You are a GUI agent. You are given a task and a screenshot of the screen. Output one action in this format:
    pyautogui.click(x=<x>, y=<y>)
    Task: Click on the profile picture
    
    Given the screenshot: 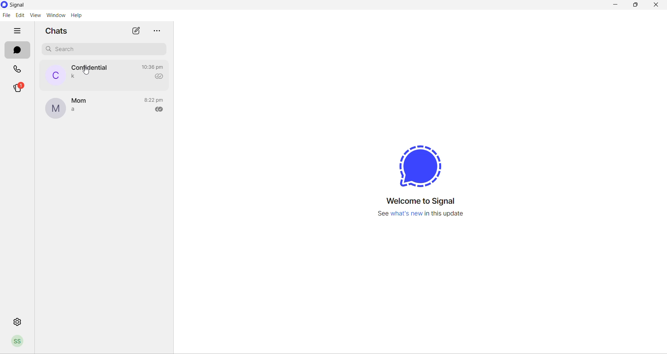 What is the action you would take?
    pyautogui.click(x=55, y=109)
    